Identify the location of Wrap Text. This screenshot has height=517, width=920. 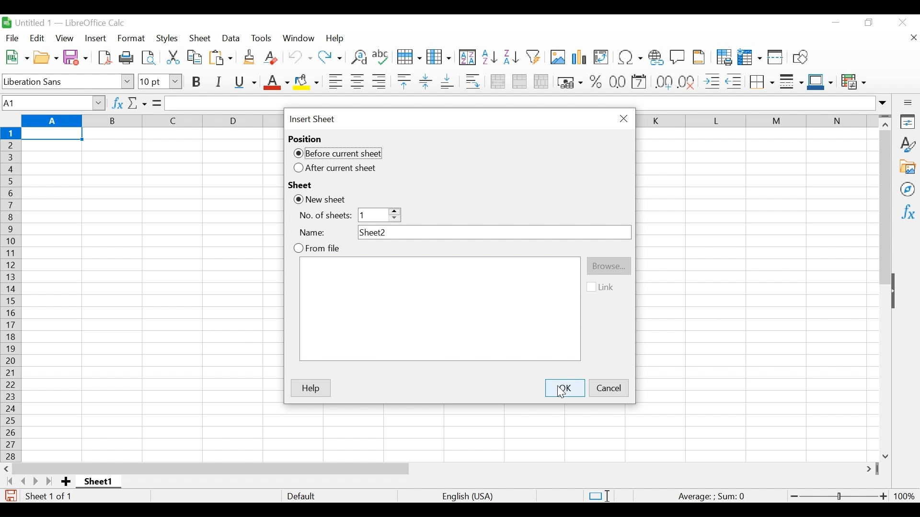
(472, 81).